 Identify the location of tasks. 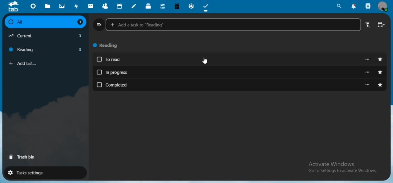
(207, 7).